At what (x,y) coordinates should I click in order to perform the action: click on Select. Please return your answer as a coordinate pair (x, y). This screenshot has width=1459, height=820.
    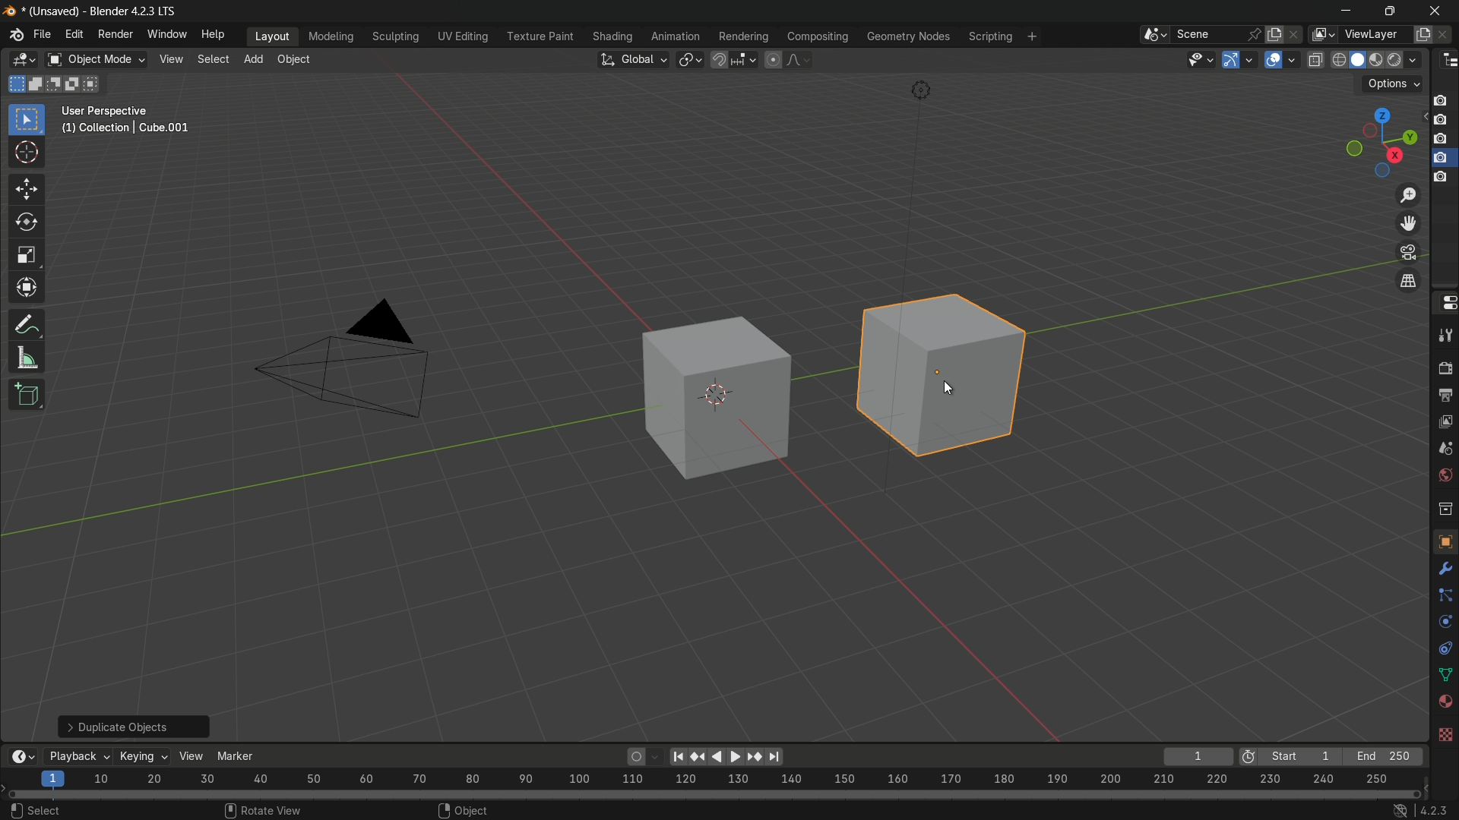
    Looking at the image, I should click on (33, 809).